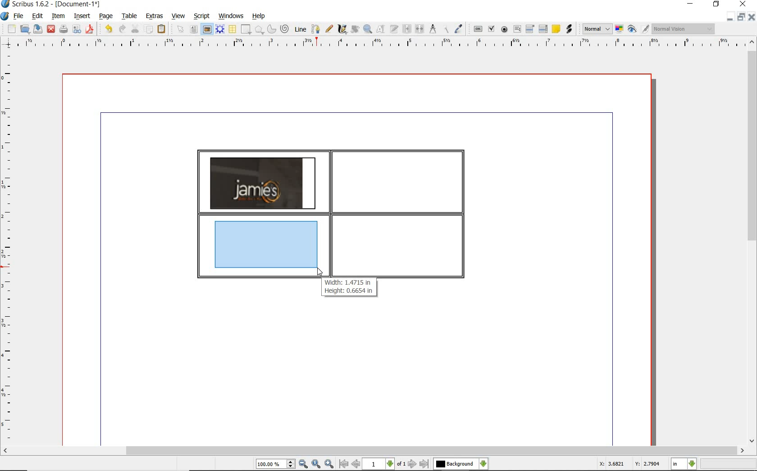 Image resolution: width=757 pixels, height=471 pixels. What do you see at coordinates (38, 28) in the screenshot?
I see `save` at bounding box center [38, 28].